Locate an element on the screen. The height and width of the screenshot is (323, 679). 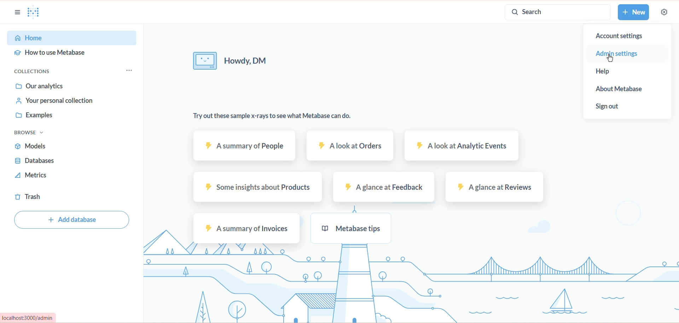
new is located at coordinates (633, 12).